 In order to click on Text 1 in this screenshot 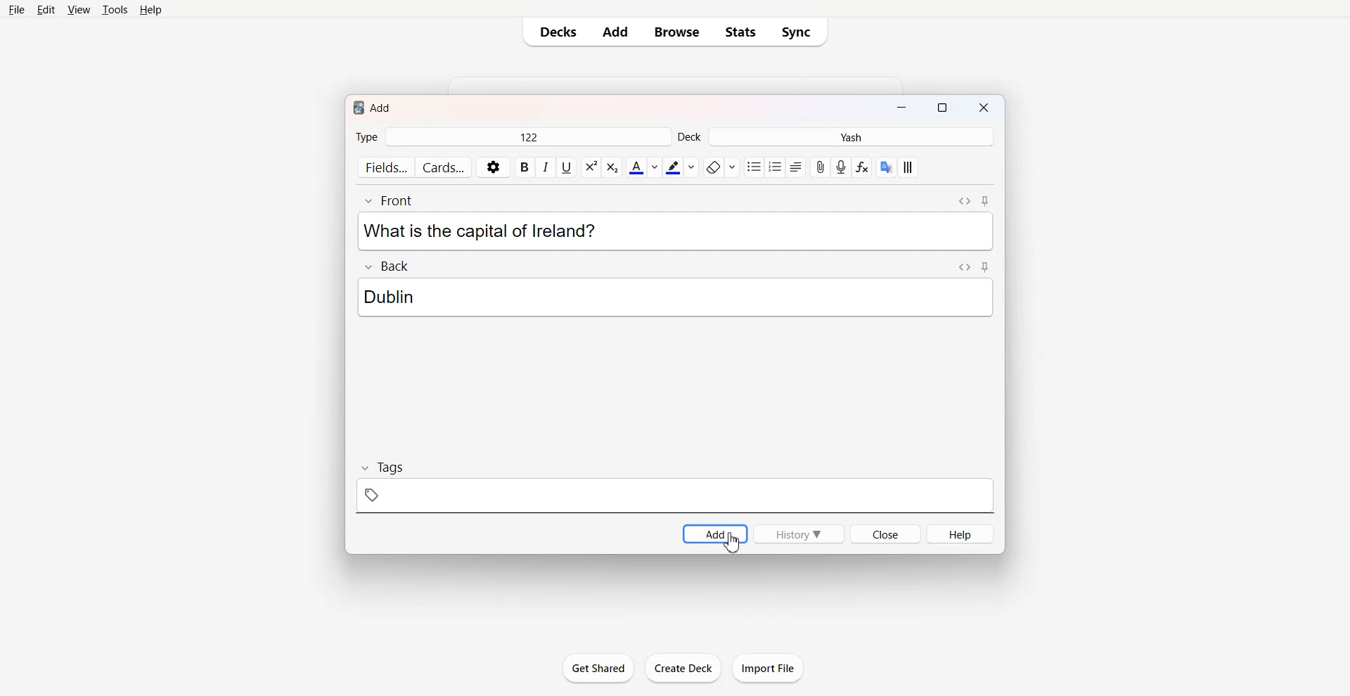, I will do `click(374, 106)`.